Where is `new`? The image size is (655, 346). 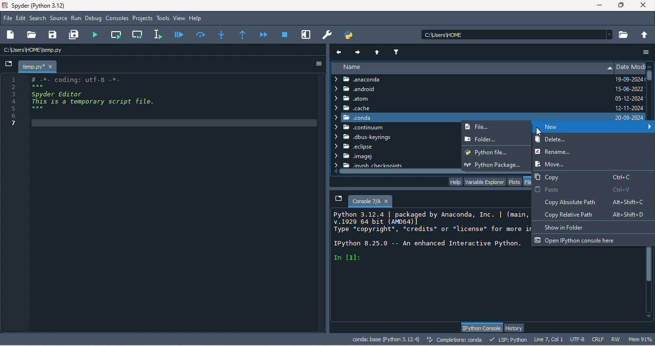 new is located at coordinates (594, 128).